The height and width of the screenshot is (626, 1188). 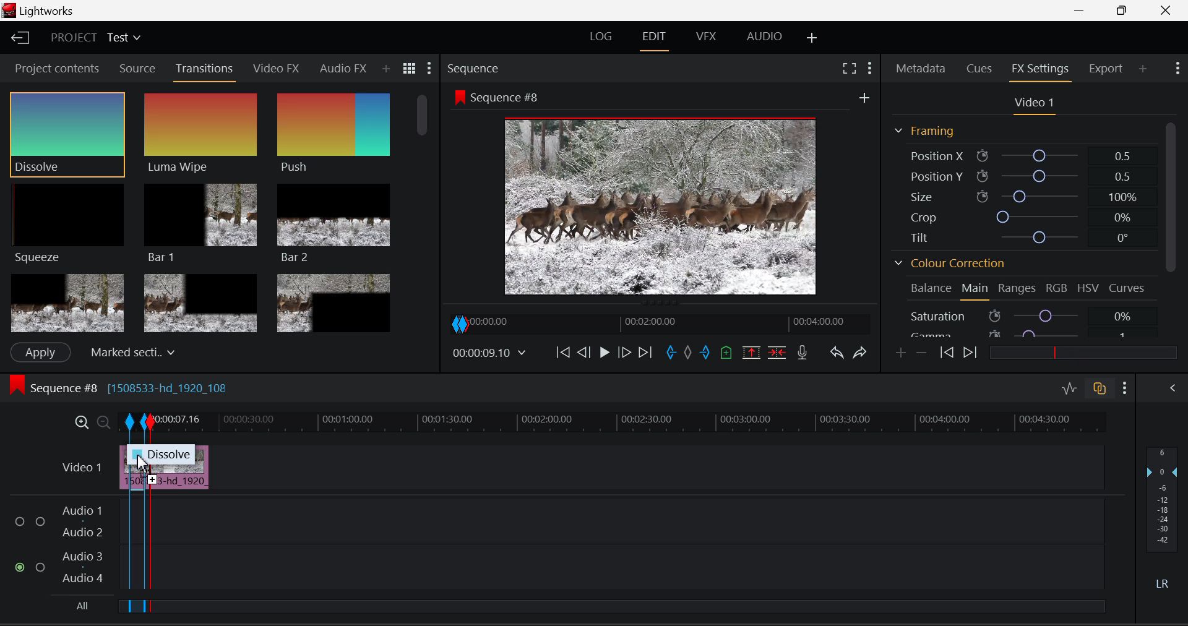 I want to click on Squeeze, so click(x=70, y=225).